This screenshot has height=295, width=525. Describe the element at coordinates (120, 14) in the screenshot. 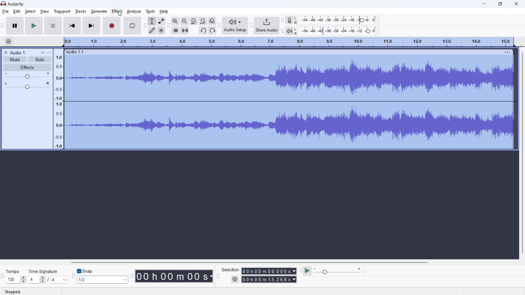

I see `cursor` at that location.